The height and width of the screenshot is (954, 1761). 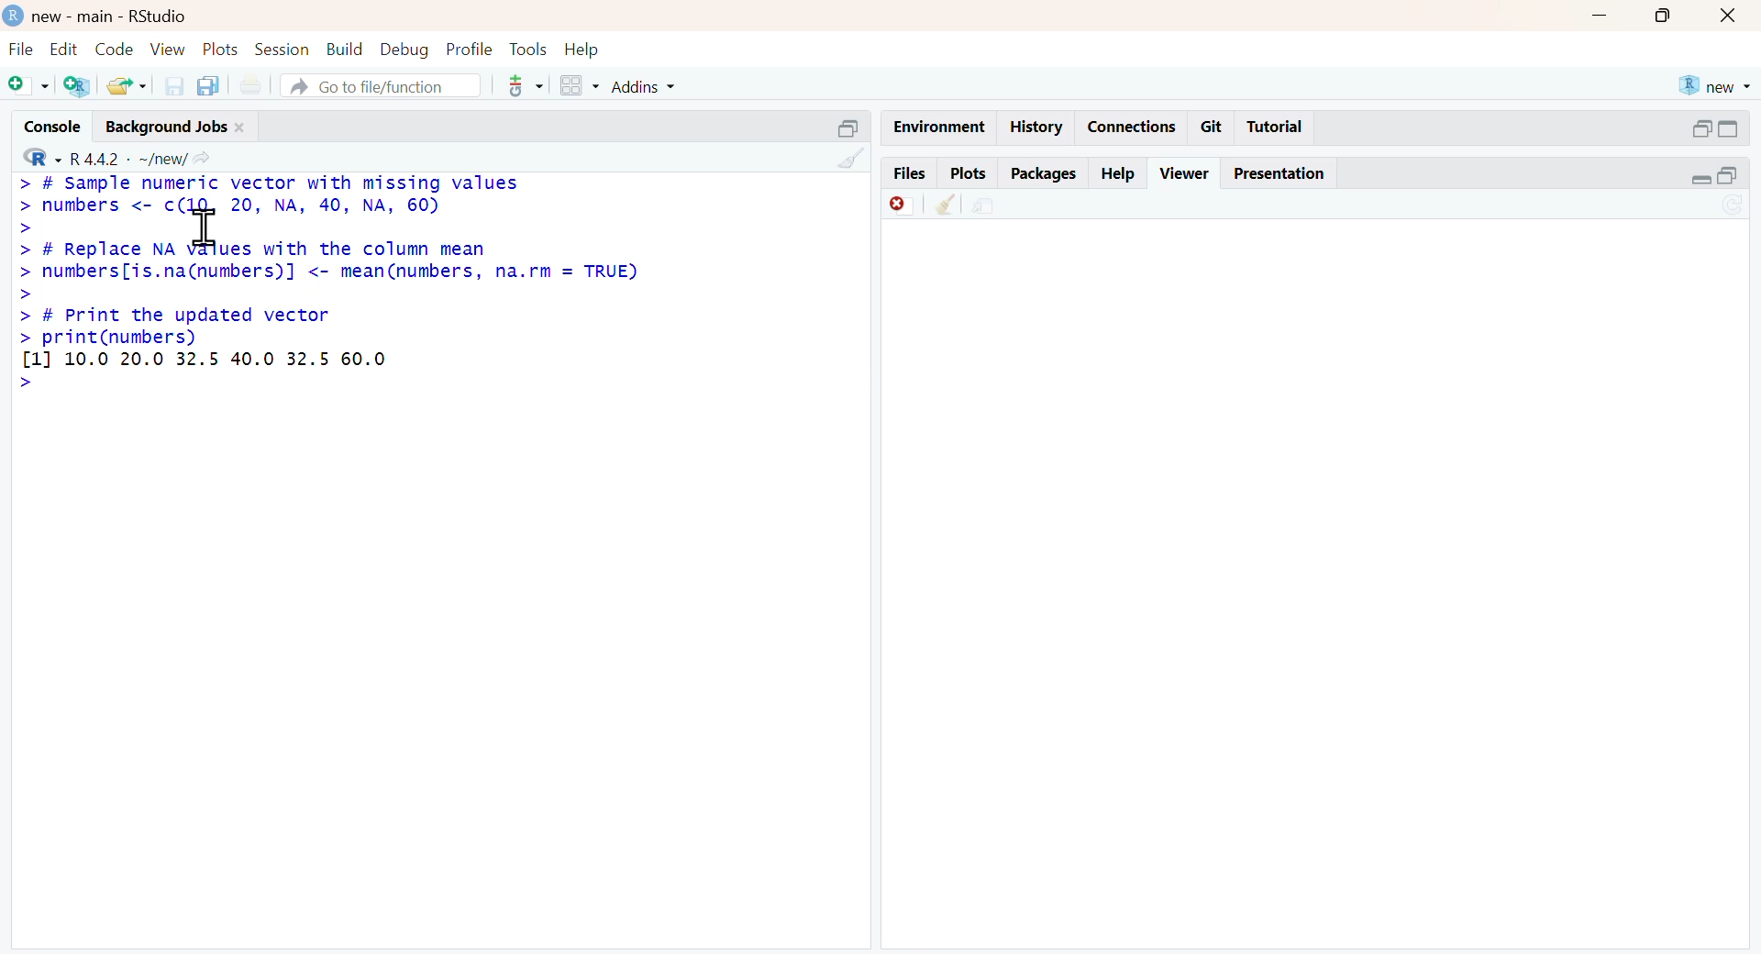 I want to click on close, so click(x=1730, y=17).